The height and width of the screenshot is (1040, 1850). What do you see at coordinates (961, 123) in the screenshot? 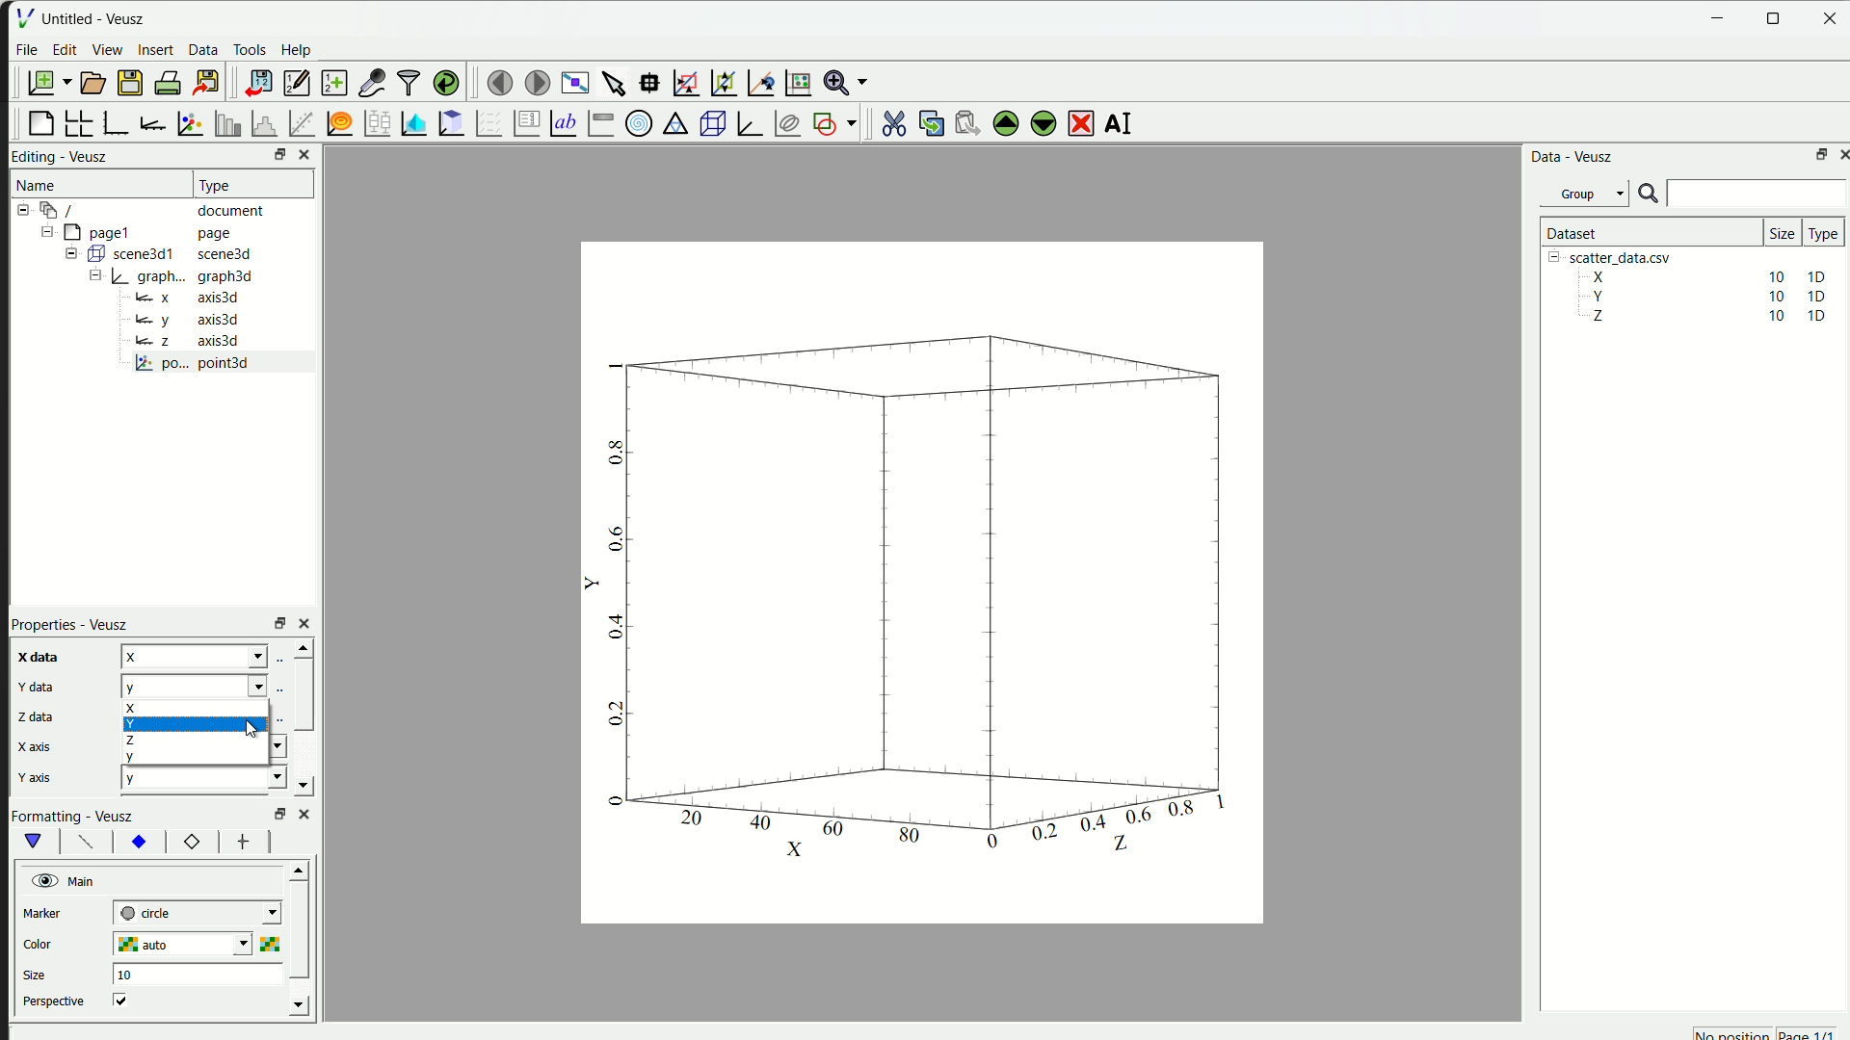
I see `paste the widget from the clipboard` at bounding box center [961, 123].